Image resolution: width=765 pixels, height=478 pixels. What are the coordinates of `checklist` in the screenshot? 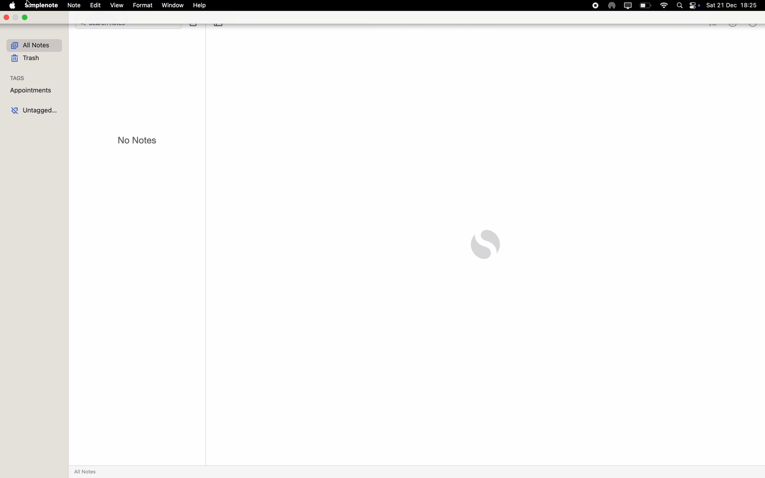 It's located at (713, 27).